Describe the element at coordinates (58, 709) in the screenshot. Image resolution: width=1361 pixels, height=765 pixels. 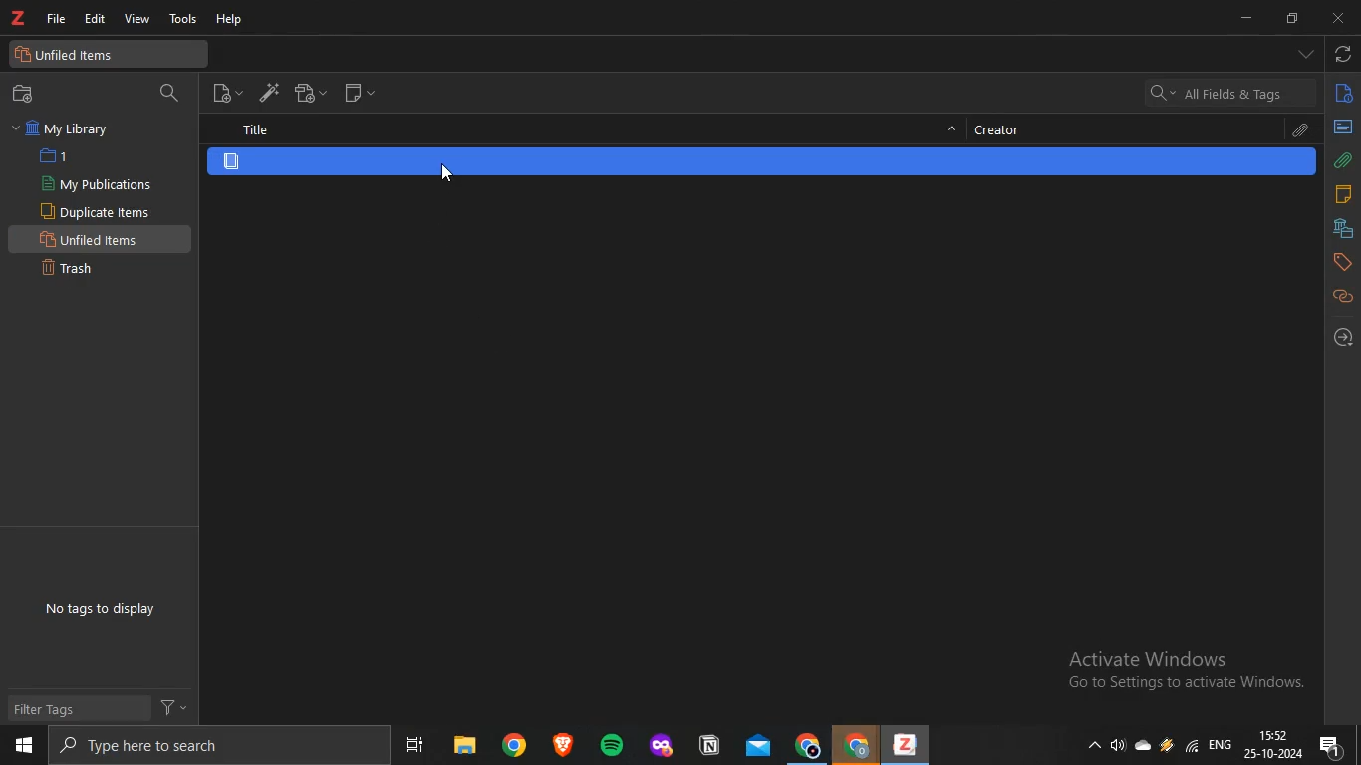
I see `Filter Tags` at that location.